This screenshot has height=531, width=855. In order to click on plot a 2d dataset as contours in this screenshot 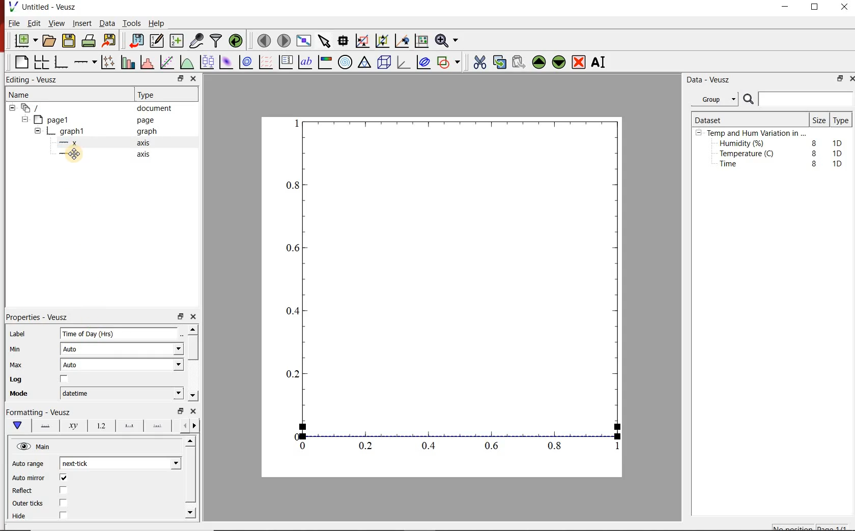, I will do `click(248, 63)`.